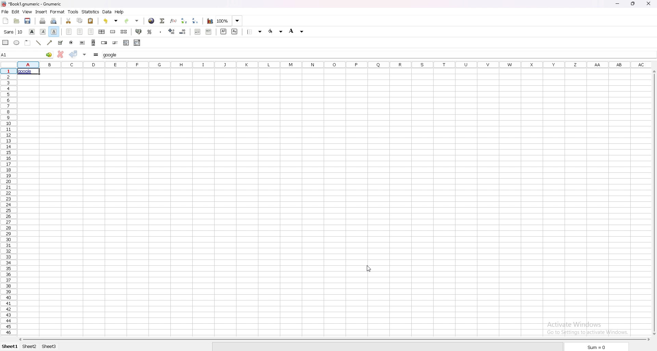  I want to click on function, so click(173, 21).